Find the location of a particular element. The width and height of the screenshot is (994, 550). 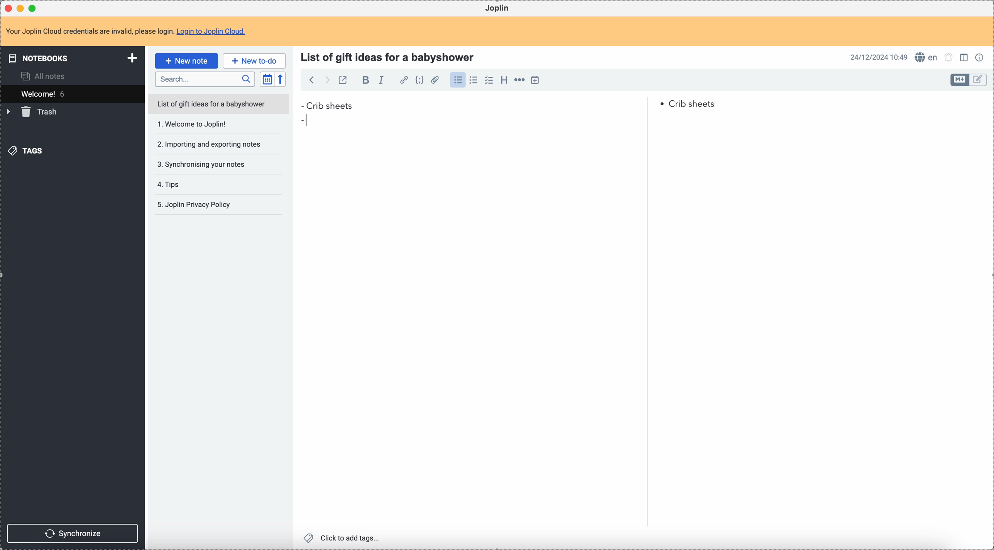

synchronize is located at coordinates (74, 533).